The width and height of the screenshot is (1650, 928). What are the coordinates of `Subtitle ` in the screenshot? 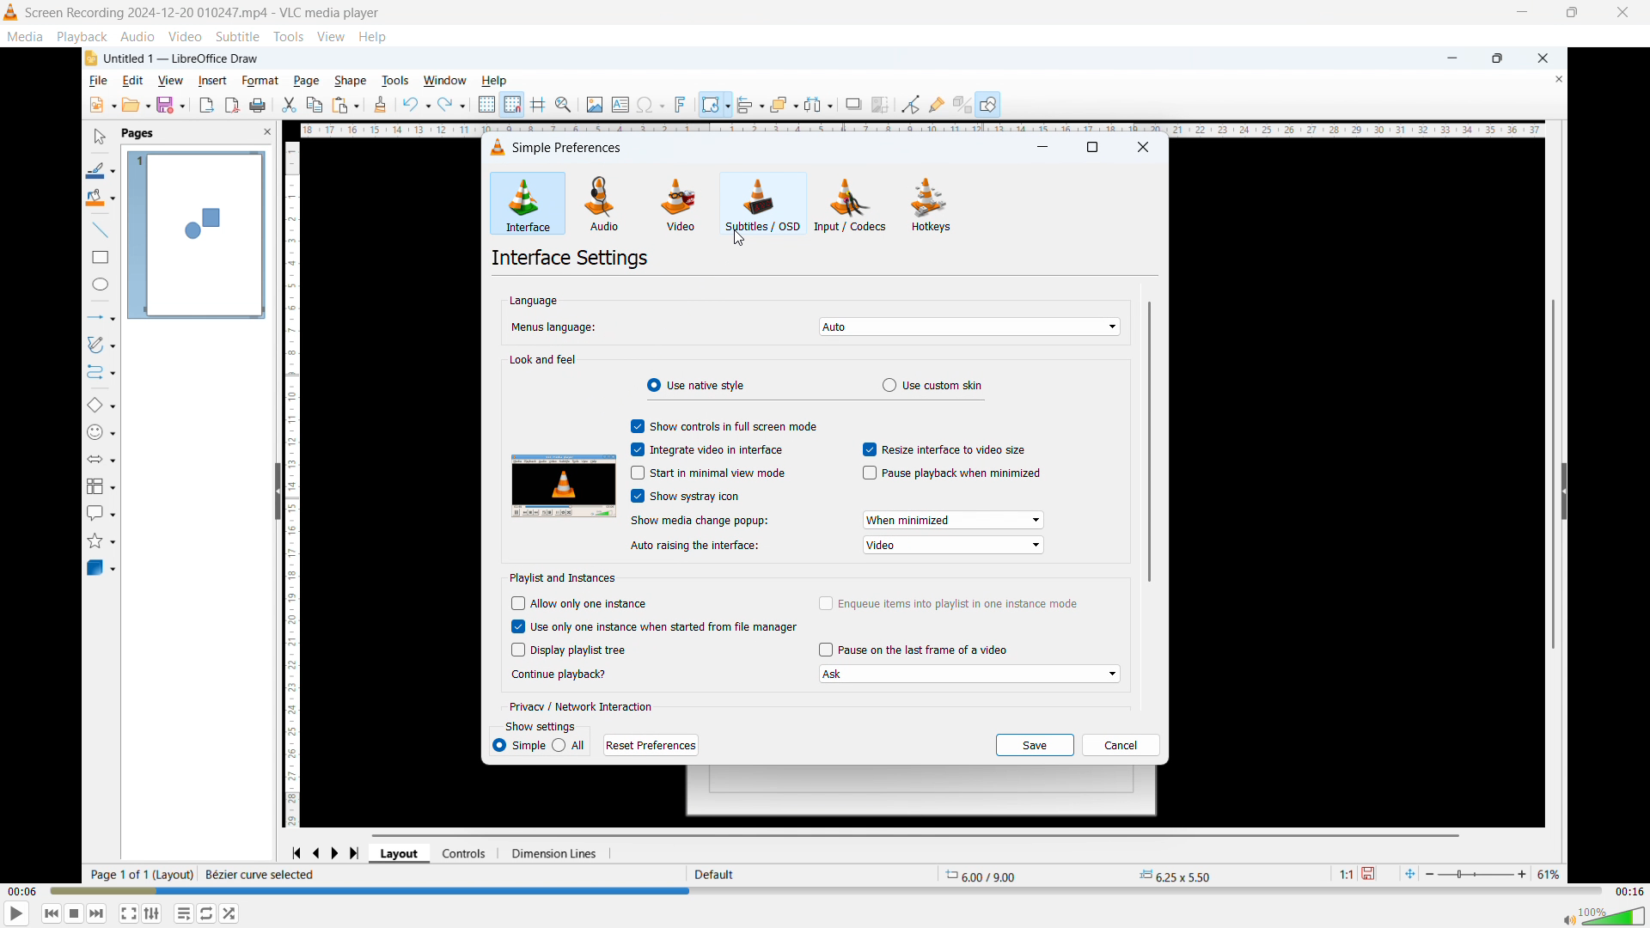 It's located at (237, 36).